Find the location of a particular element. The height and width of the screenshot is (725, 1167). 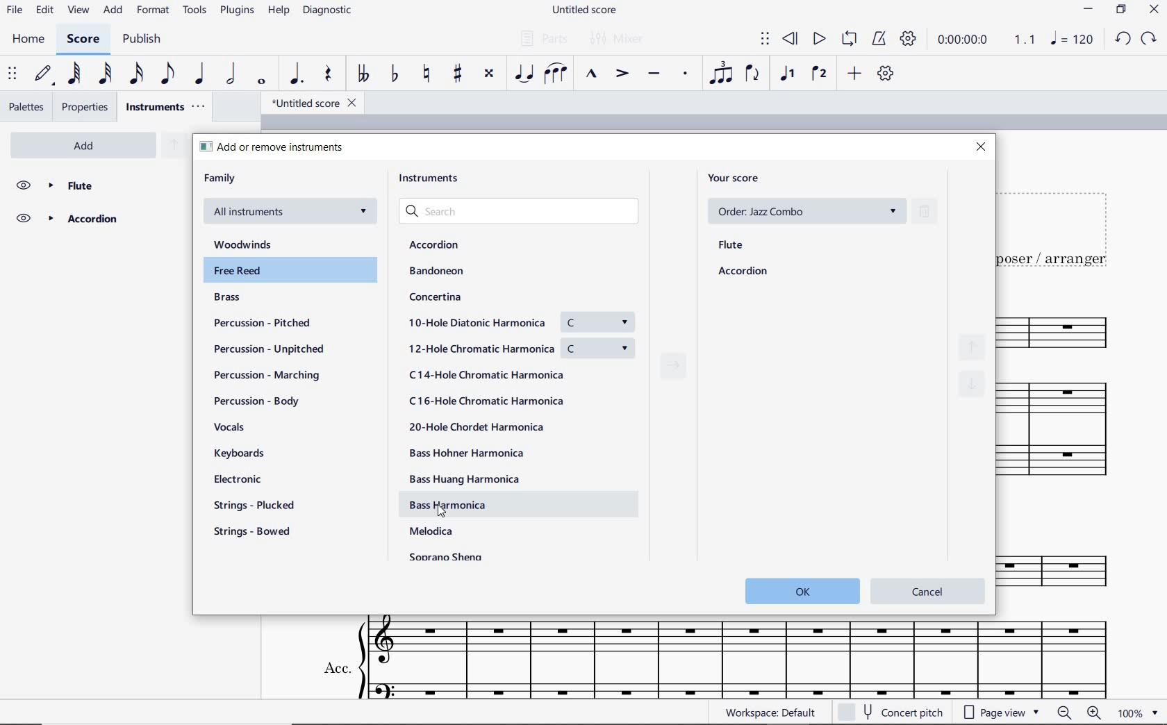

tie is located at coordinates (526, 74).